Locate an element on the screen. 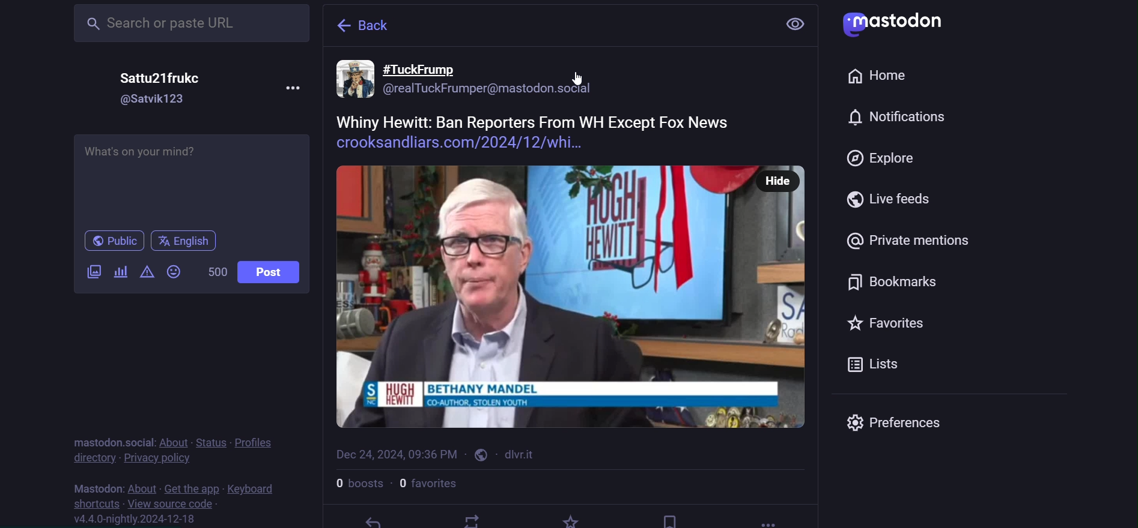 The height and width of the screenshot is (528, 1138). shortcut is located at coordinates (93, 502).